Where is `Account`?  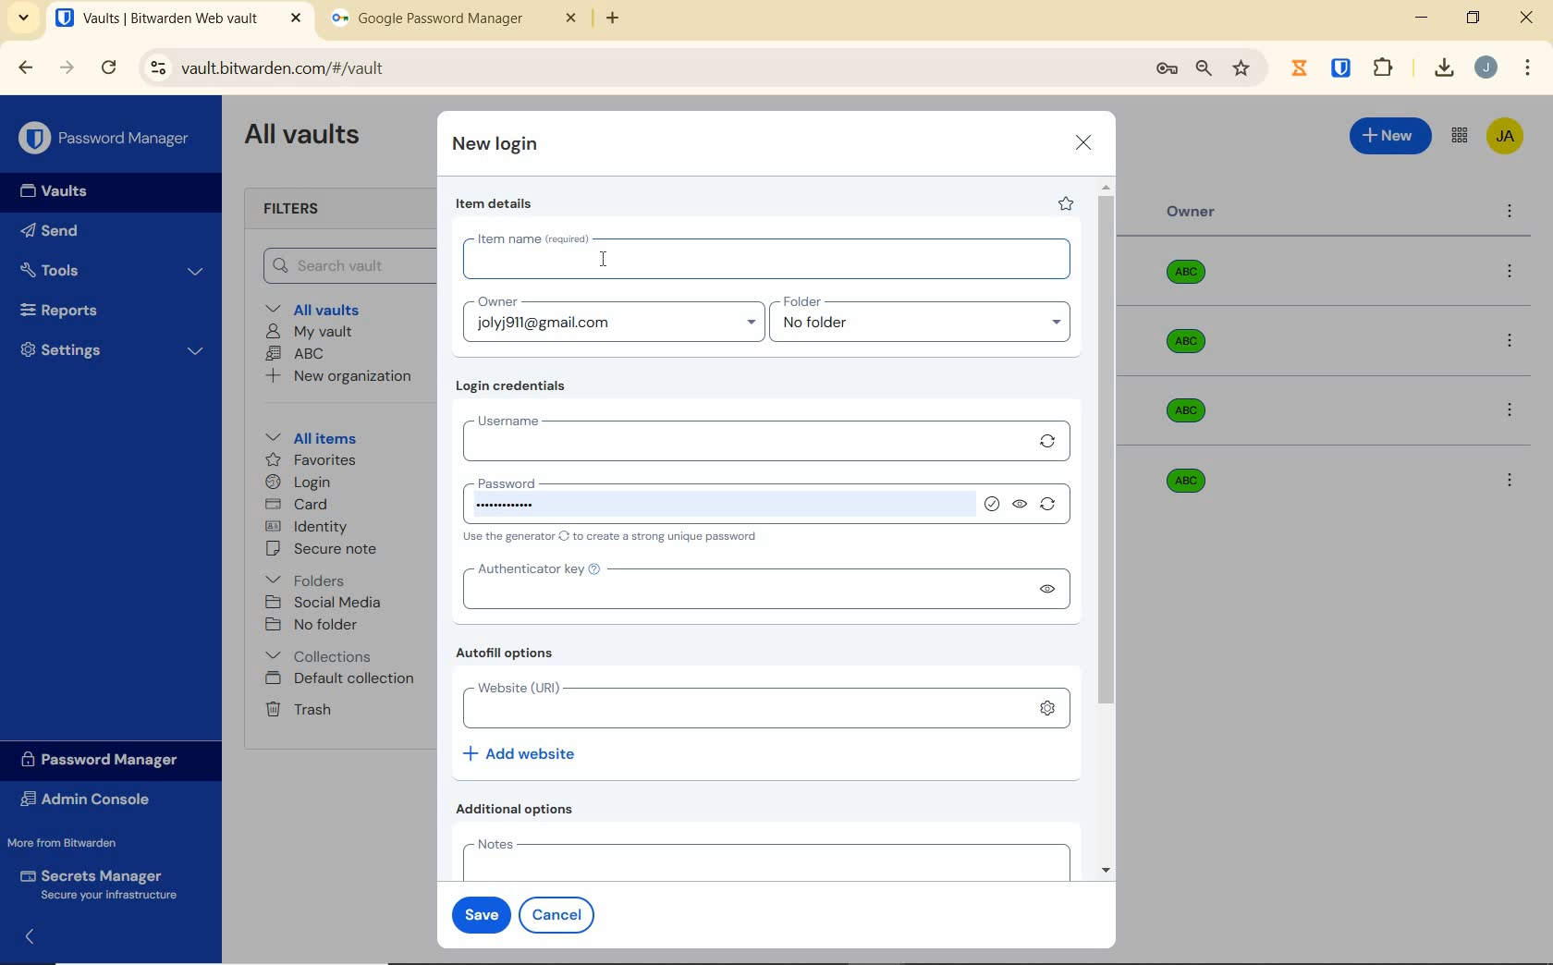 Account is located at coordinates (1486, 67).